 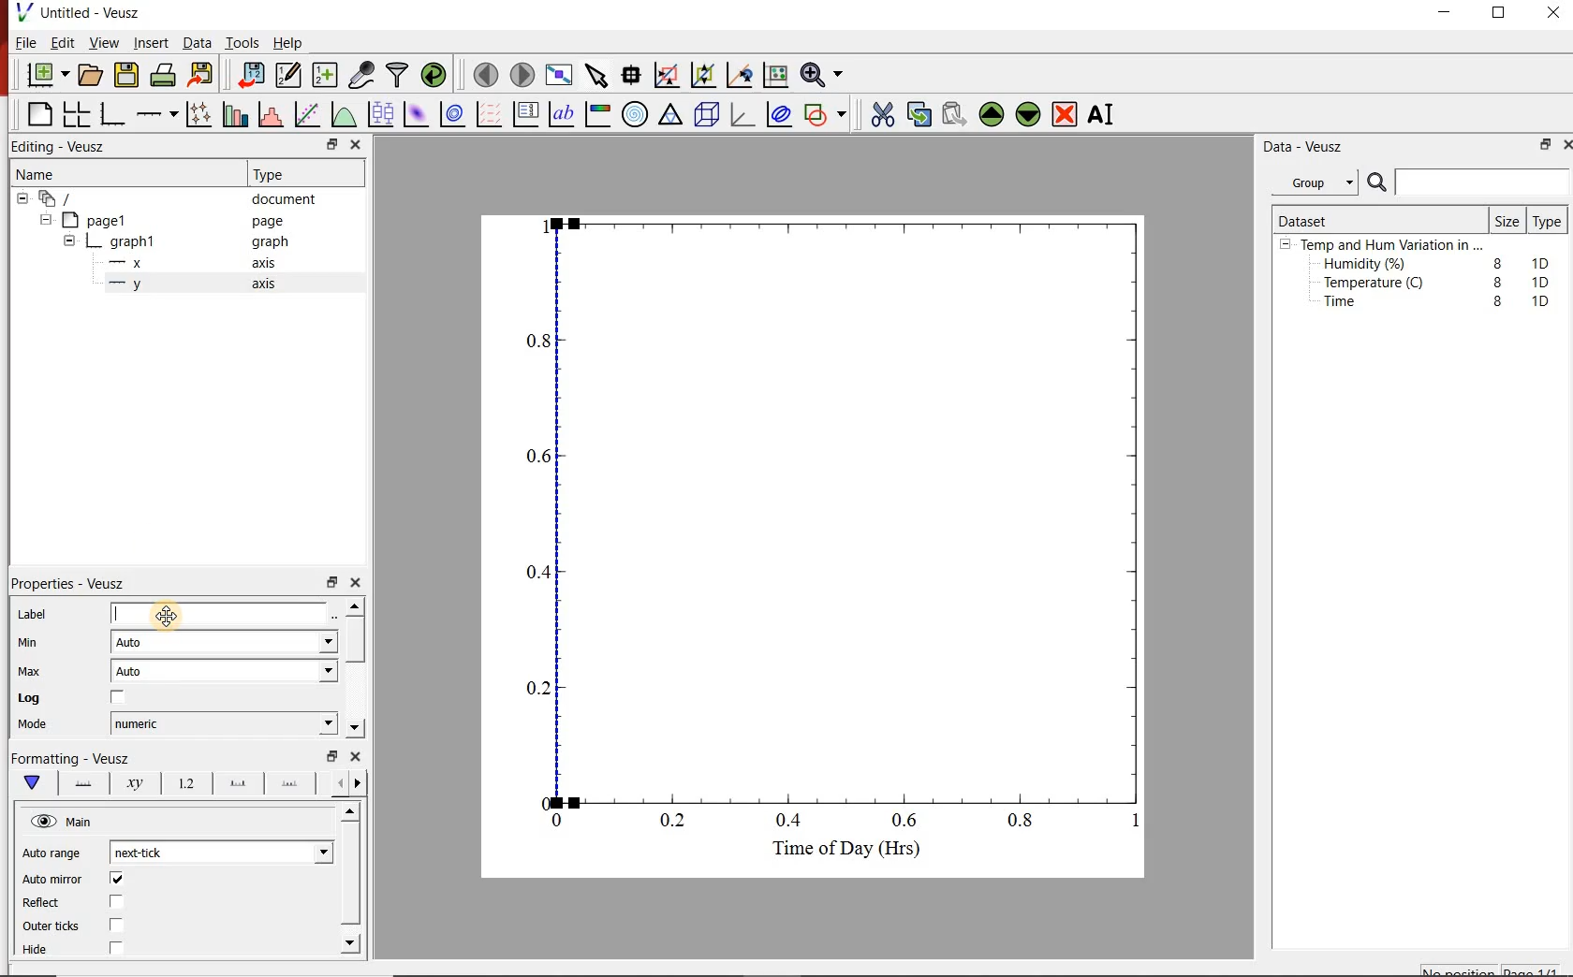 What do you see at coordinates (1545, 261) in the screenshot?
I see `1D` at bounding box center [1545, 261].